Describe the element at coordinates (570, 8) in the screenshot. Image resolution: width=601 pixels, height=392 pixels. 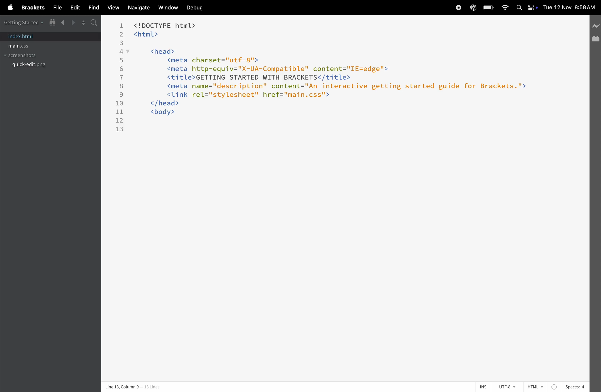
I see `Tue 12 Nov 8:58 AM` at that location.